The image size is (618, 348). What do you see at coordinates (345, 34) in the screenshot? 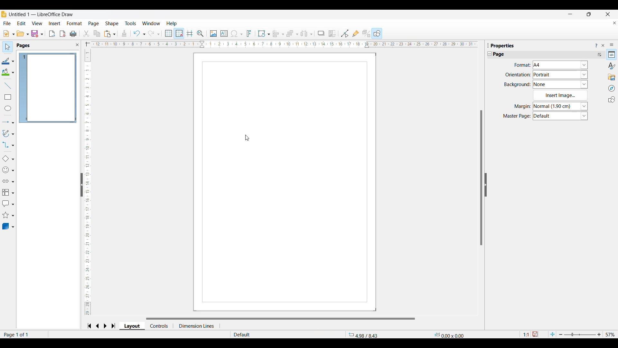
I see `Toggle point edit mode` at bounding box center [345, 34].